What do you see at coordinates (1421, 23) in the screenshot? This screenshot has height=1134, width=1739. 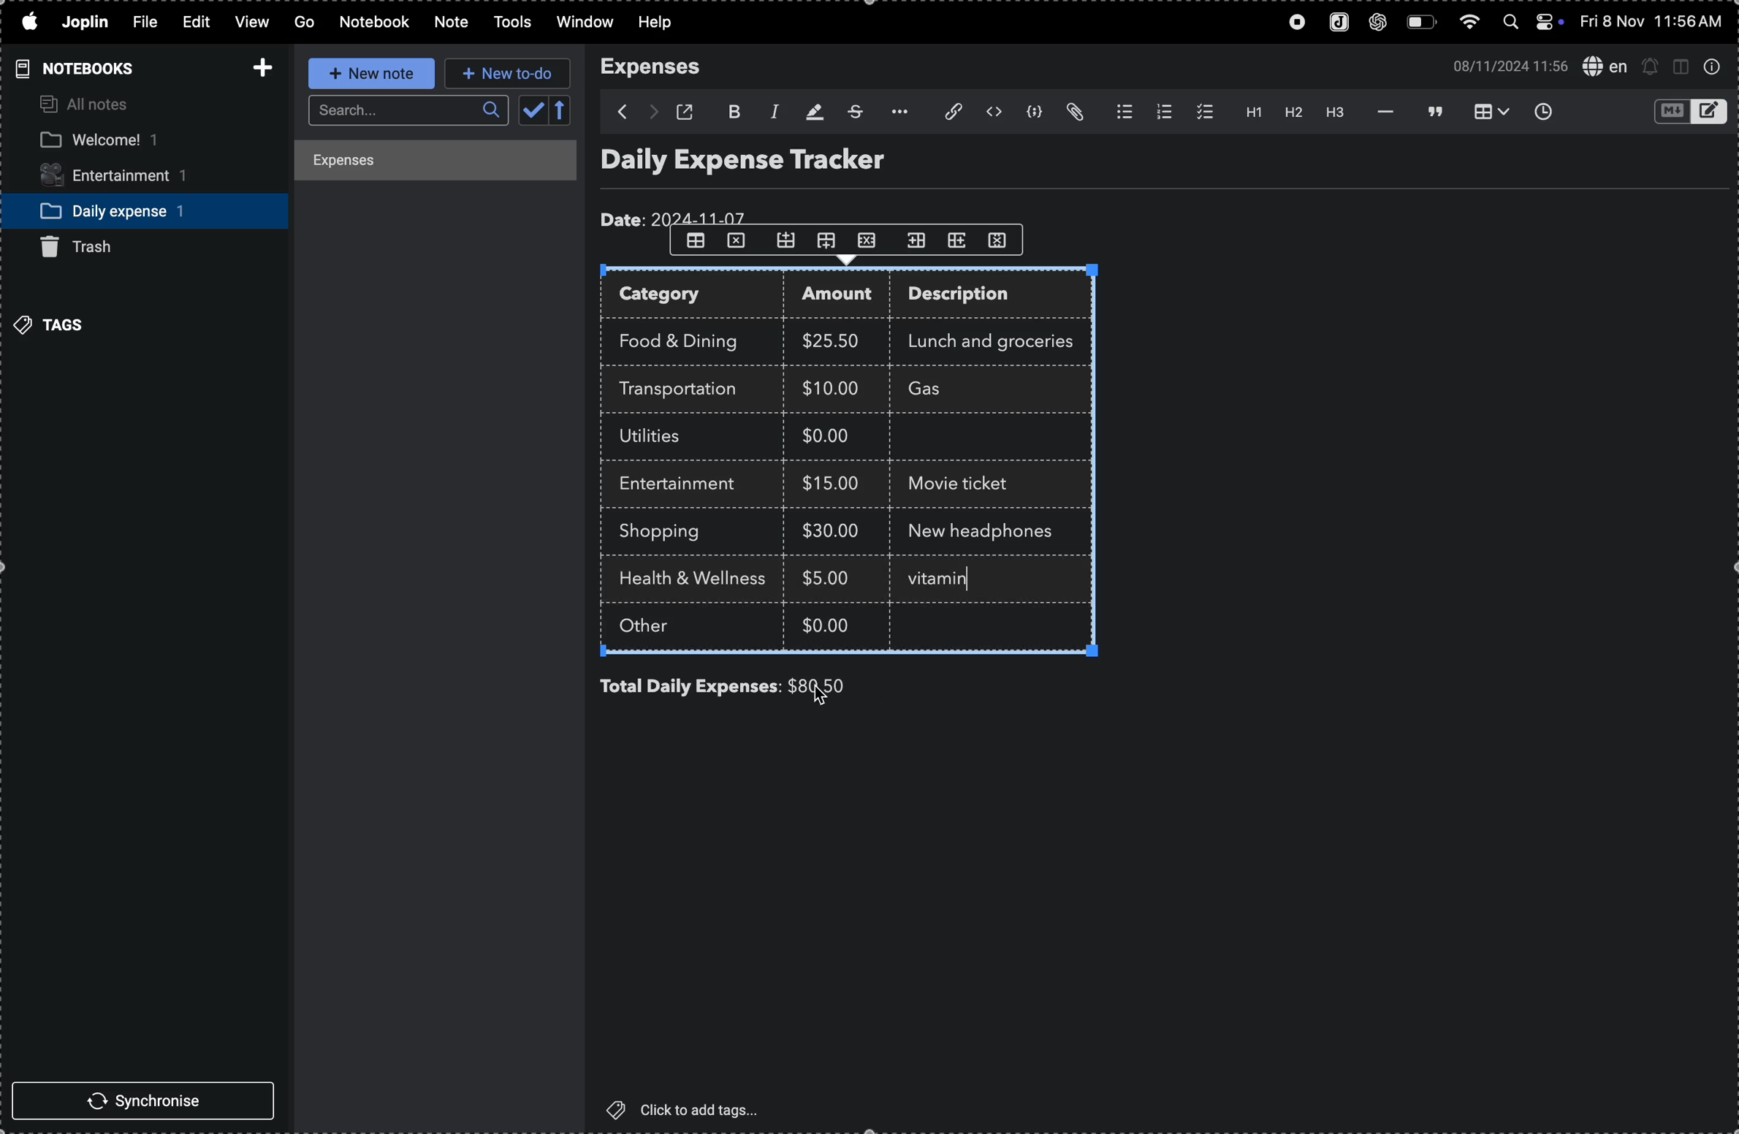 I see `battery` at bounding box center [1421, 23].